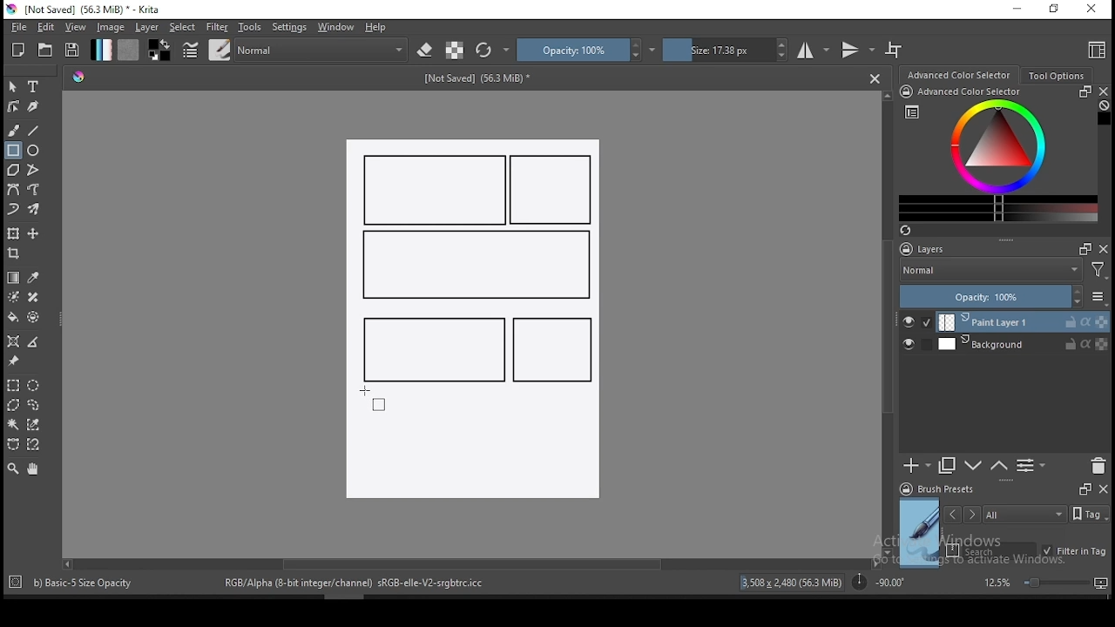 The image size is (1115, 627). What do you see at coordinates (13, 210) in the screenshot?
I see `dynamic brush tool` at bounding box center [13, 210].